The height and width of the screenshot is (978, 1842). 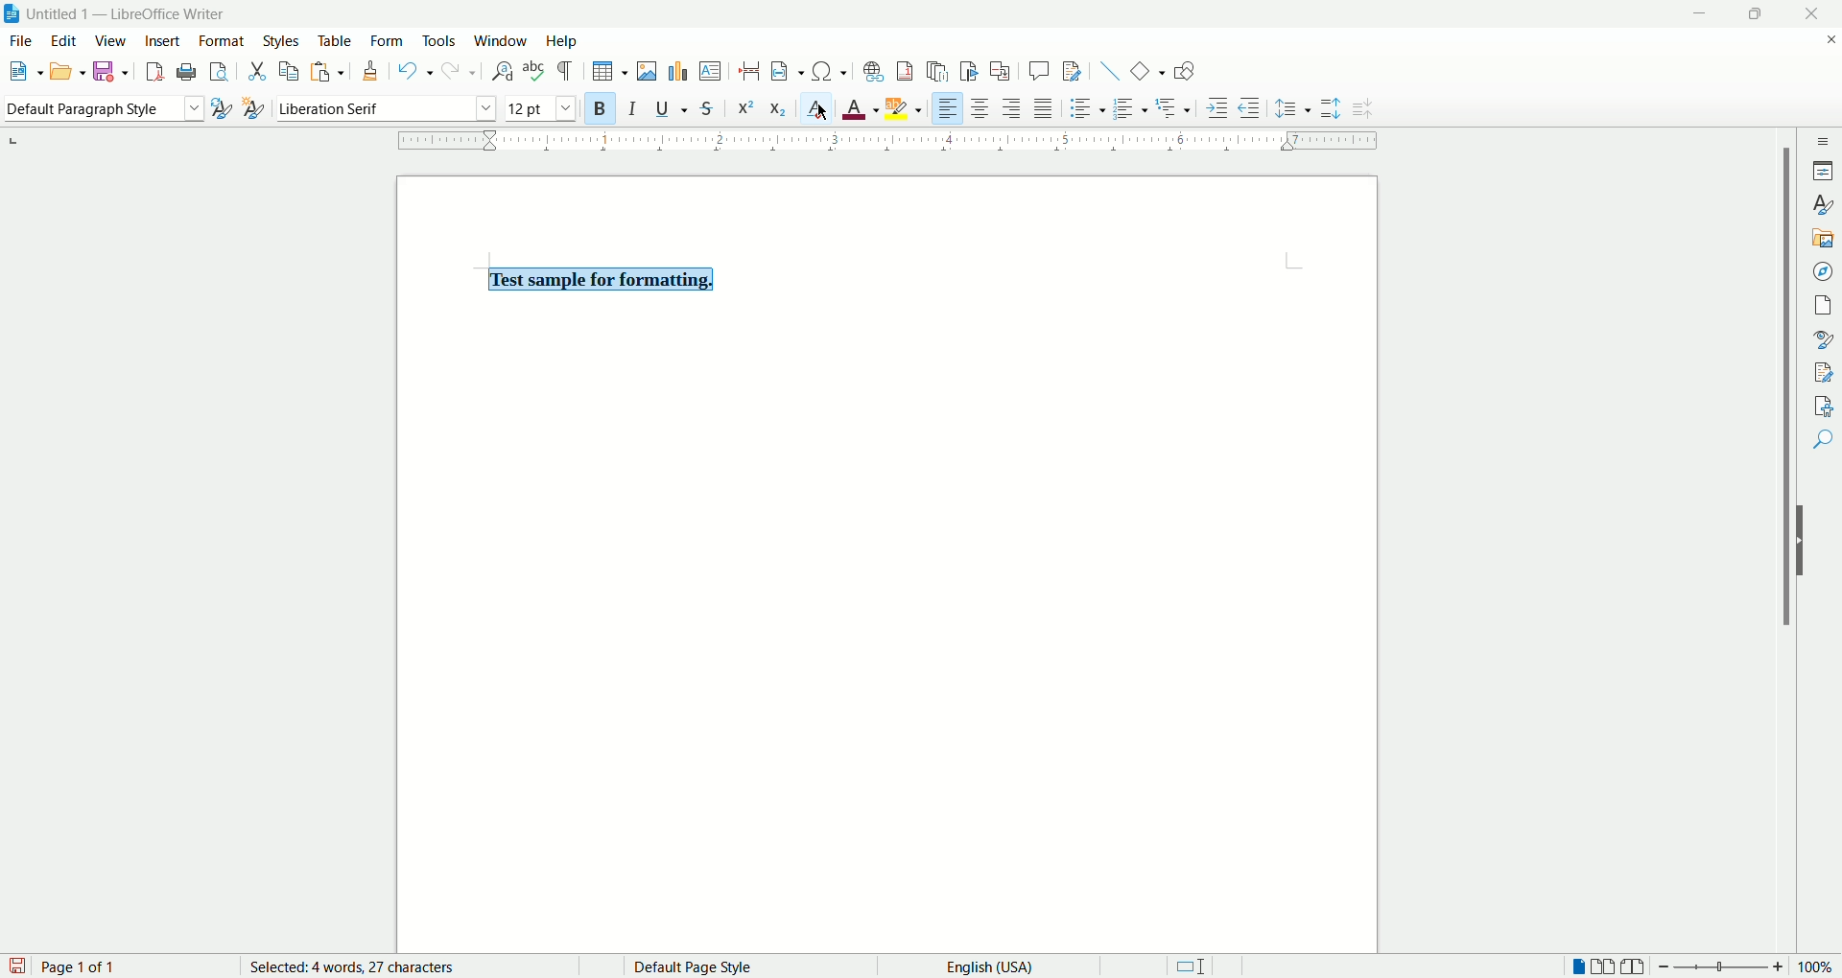 I want to click on superscript, so click(x=746, y=107).